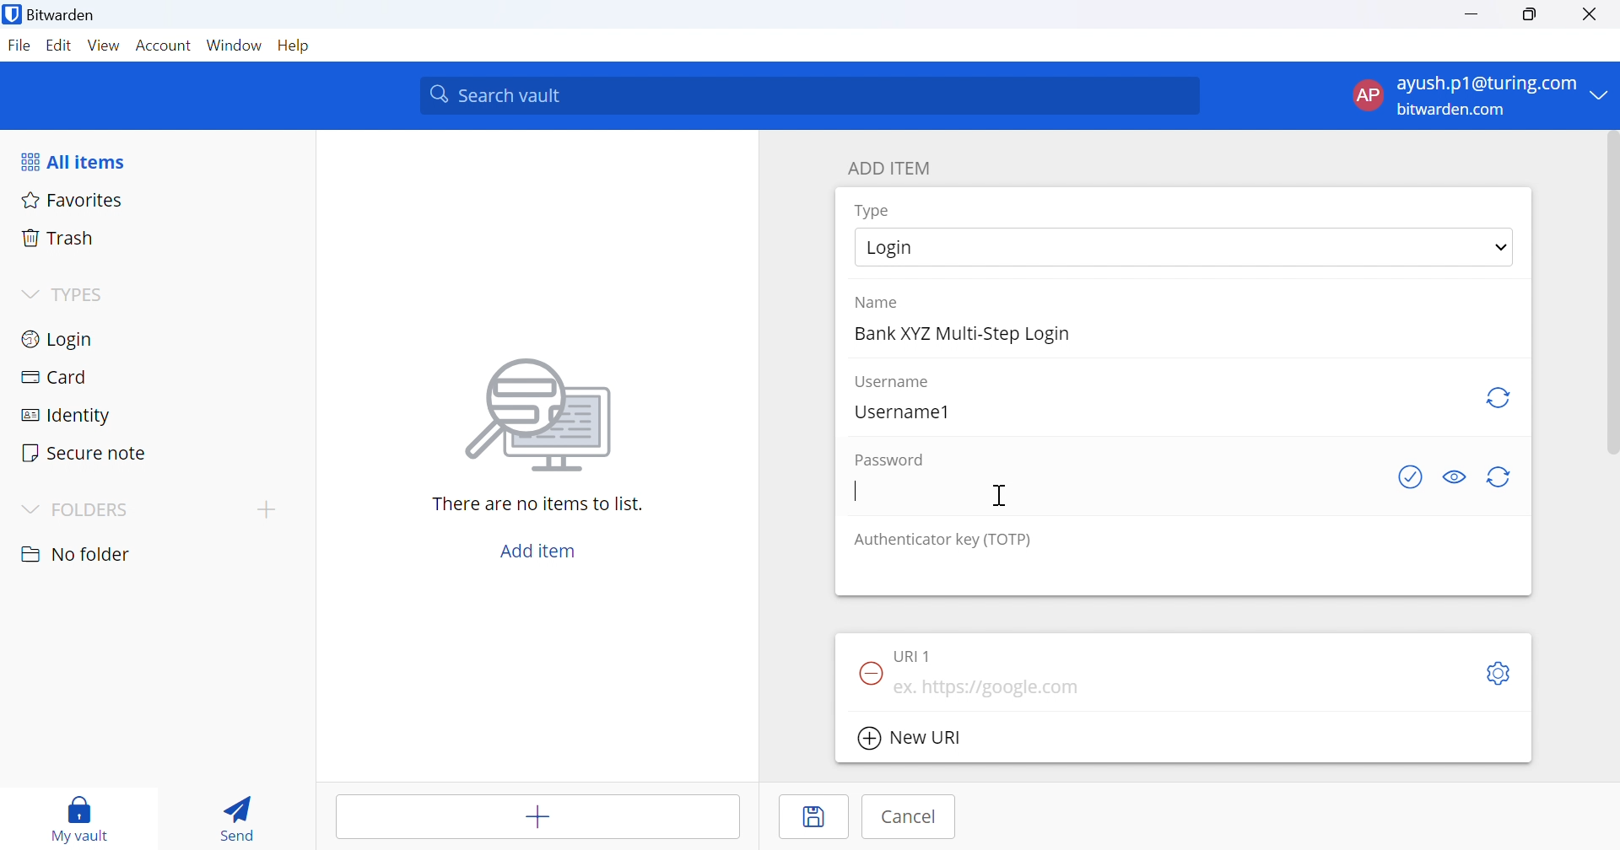  Describe the element at coordinates (1451, 109) in the screenshot. I see `bitwarden.com` at that location.